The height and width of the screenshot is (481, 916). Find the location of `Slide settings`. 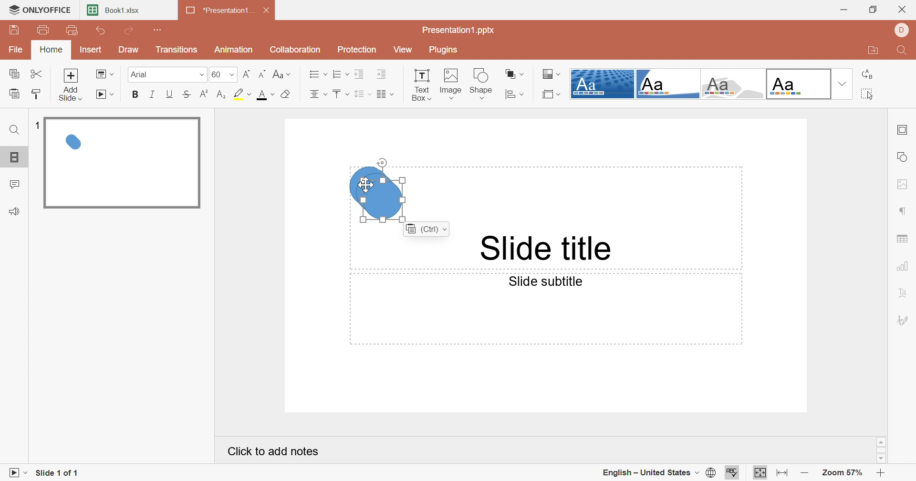

Slide settings is located at coordinates (901, 131).